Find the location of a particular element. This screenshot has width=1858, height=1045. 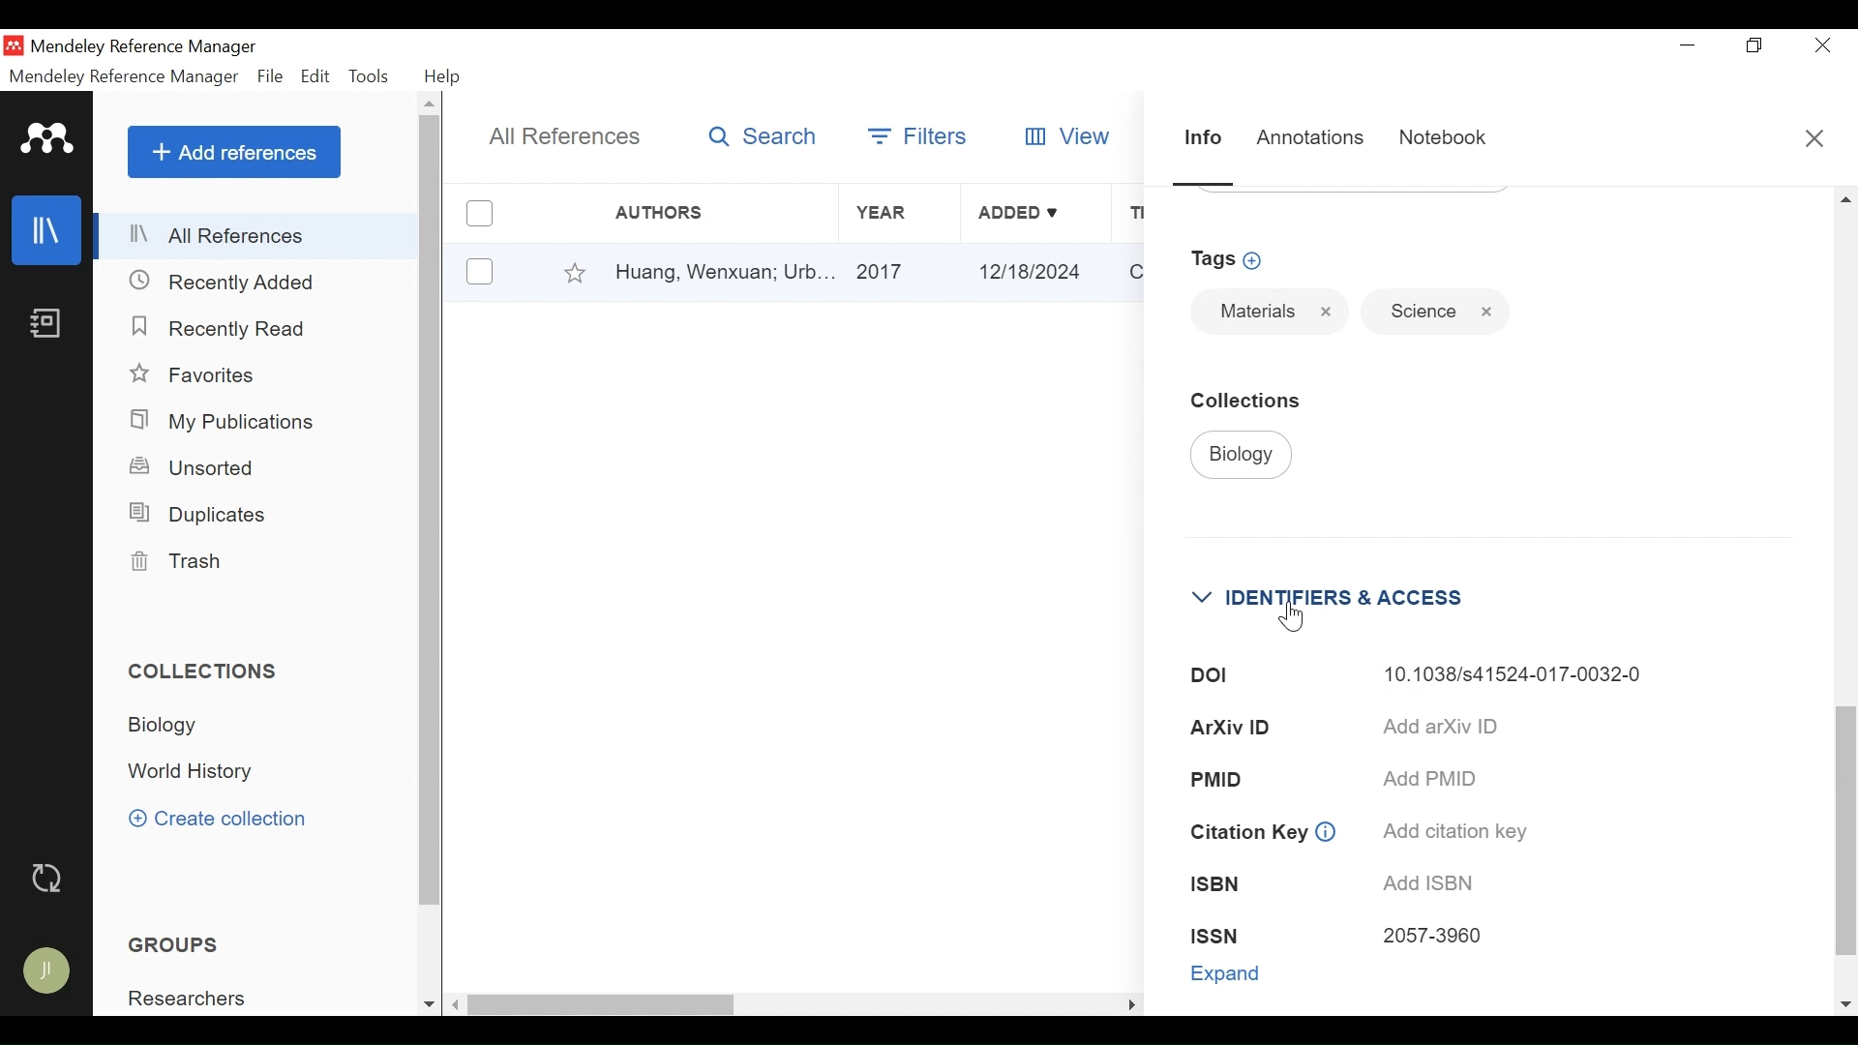

info icon is located at coordinates (1326, 833).